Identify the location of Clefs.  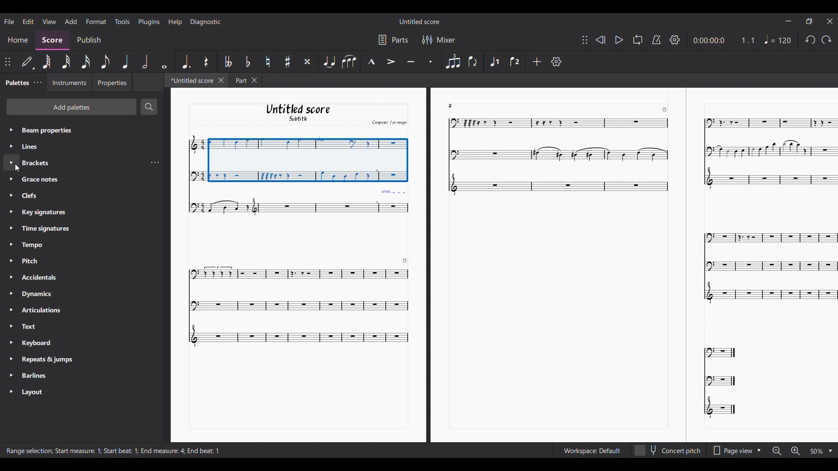
(37, 195).